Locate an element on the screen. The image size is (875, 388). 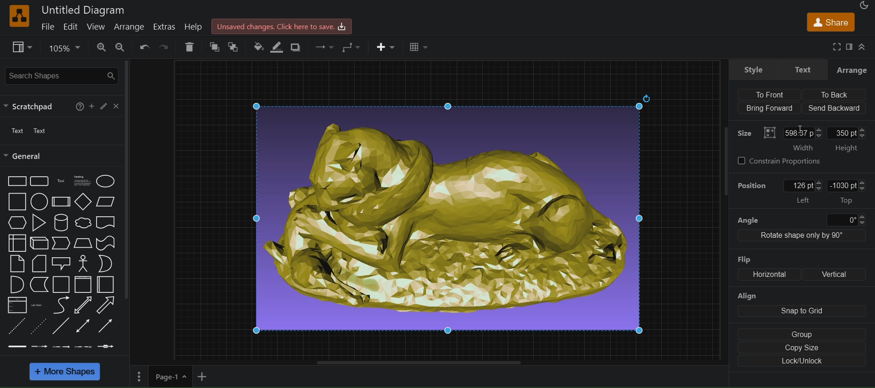
scrollbar is located at coordinates (128, 181).